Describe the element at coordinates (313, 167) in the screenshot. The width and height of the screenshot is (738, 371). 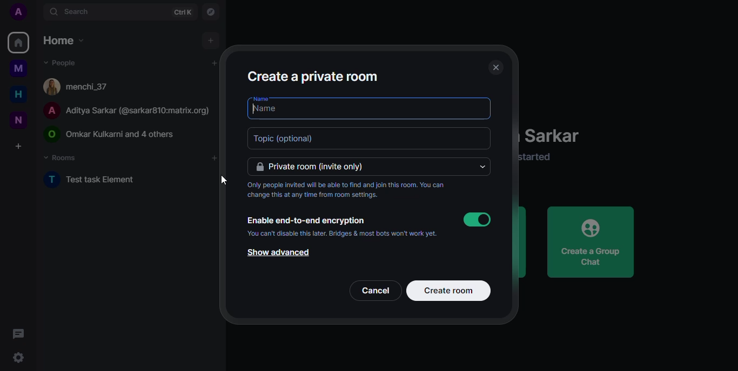
I see `private room (invite only)` at that location.